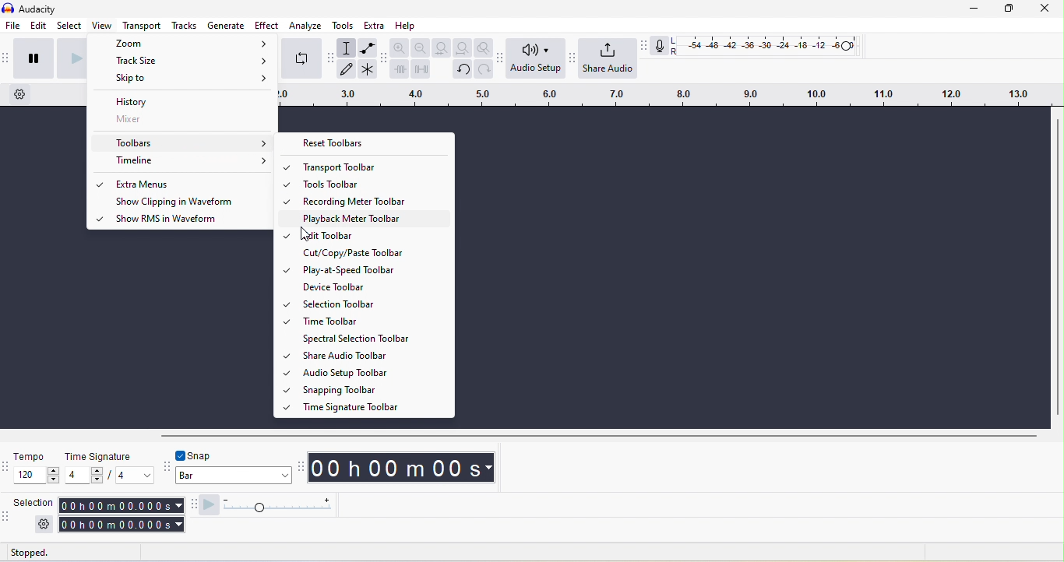 This screenshot has width=1064, height=562. Describe the element at coordinates (44, 525) in the screenshot. I see `selection settings` at that location.